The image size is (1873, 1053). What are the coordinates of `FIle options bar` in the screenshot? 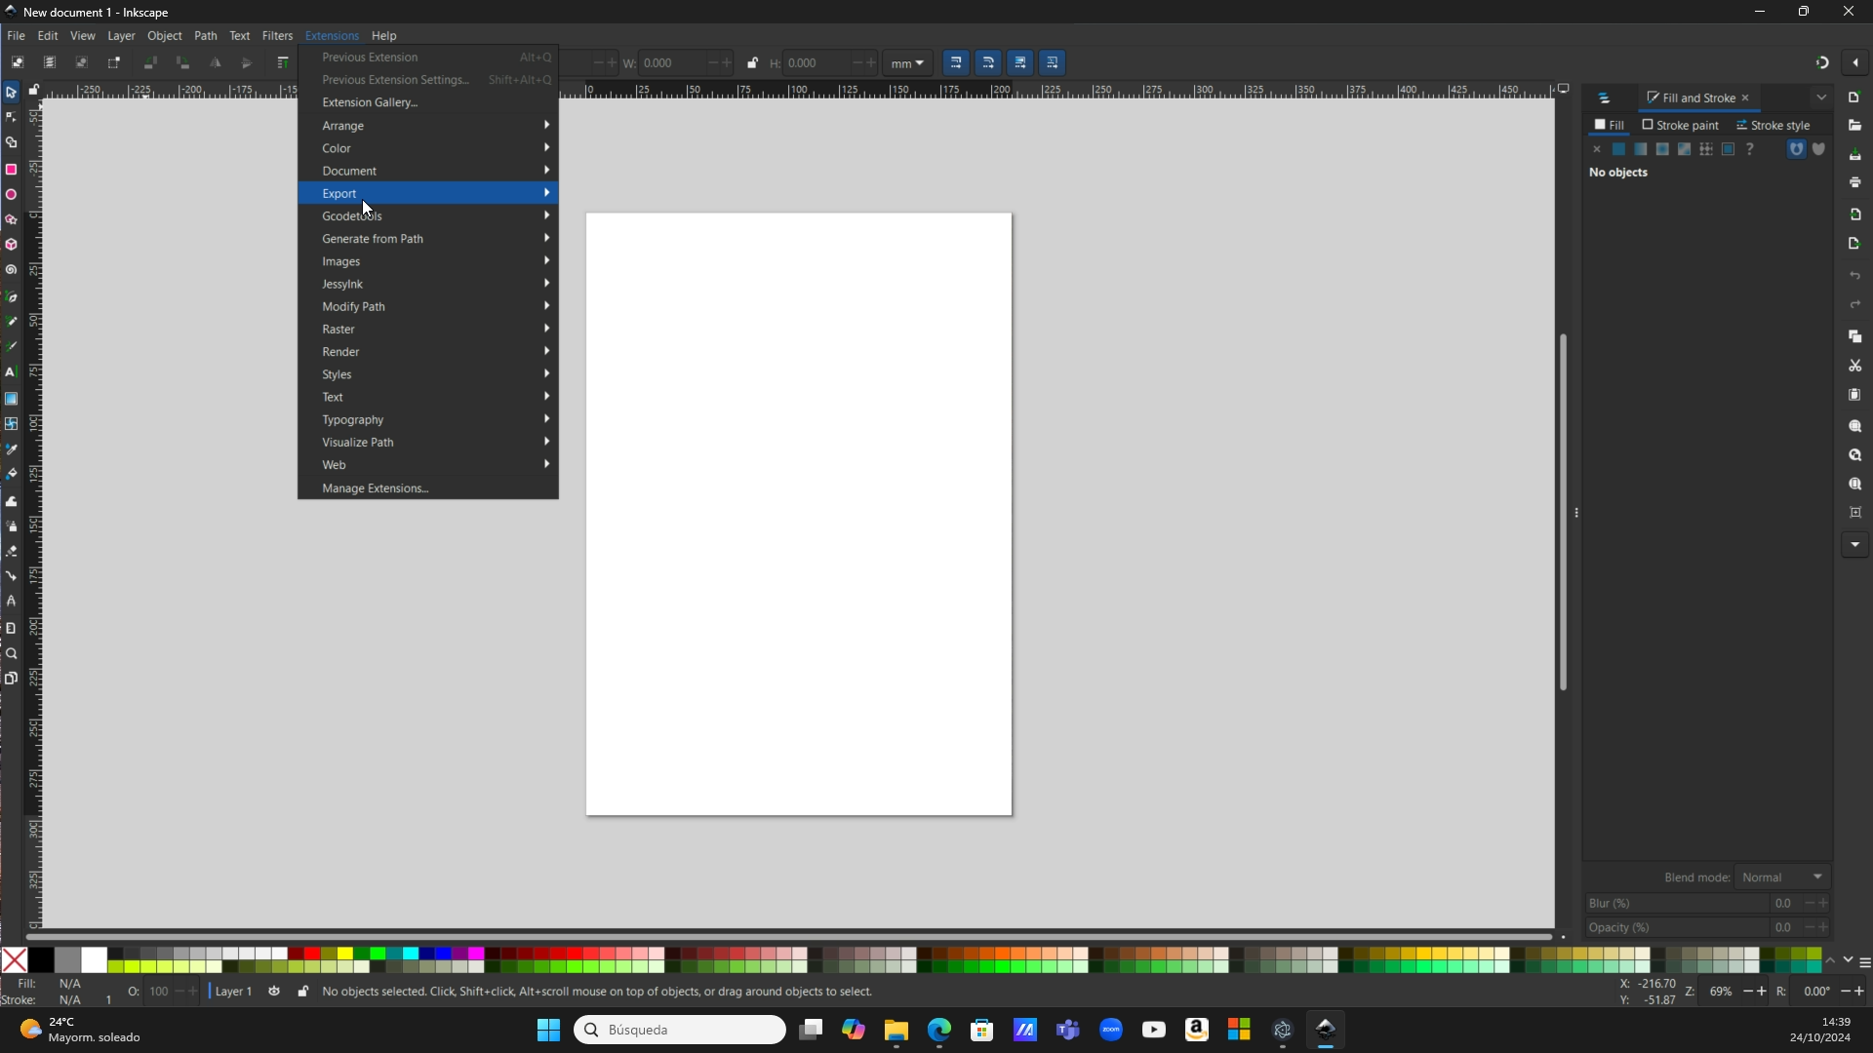 It's located at (1853, 320).